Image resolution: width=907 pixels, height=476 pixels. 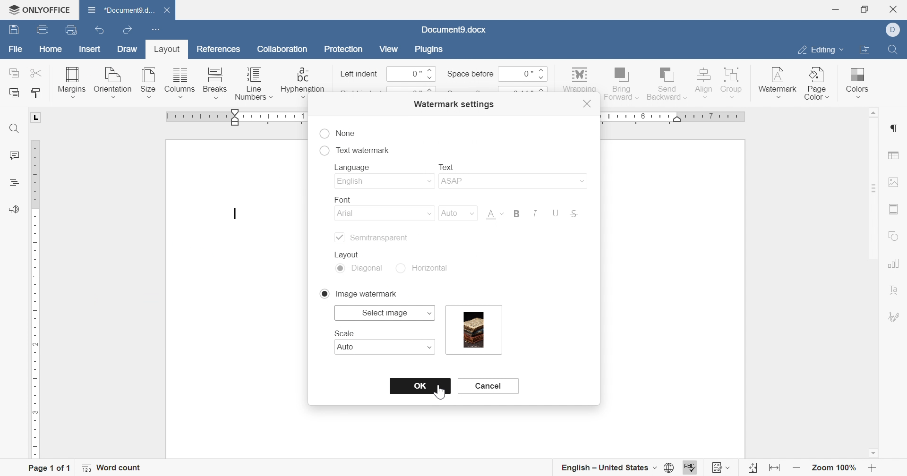 What do you see at coordinates (16, 51) in the screenshot?
I see `file` at bounding box center [16, 51].